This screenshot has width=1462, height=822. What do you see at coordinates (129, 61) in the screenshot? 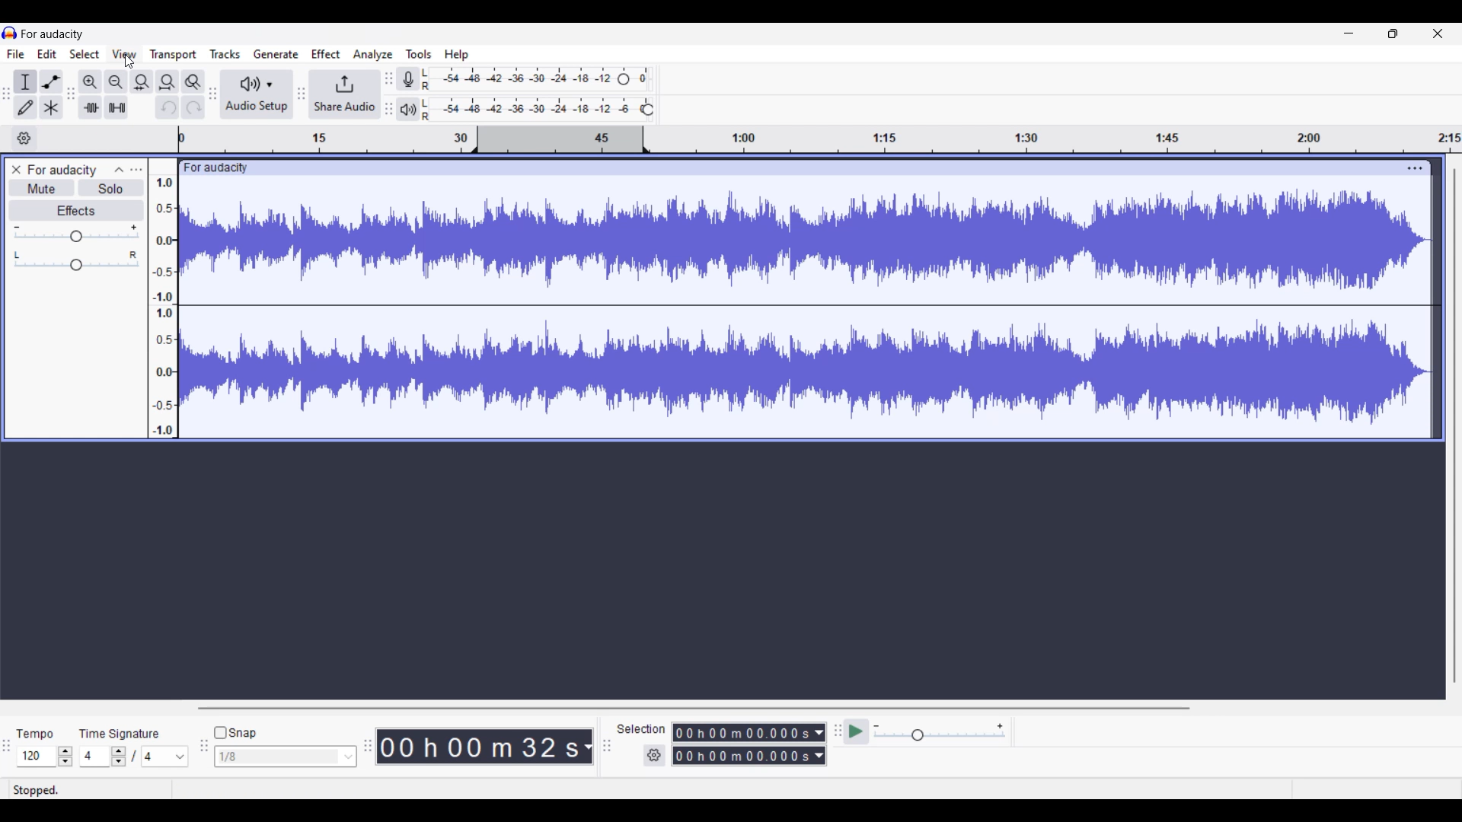
I see `Cursor` at bounding box center [129, 61].